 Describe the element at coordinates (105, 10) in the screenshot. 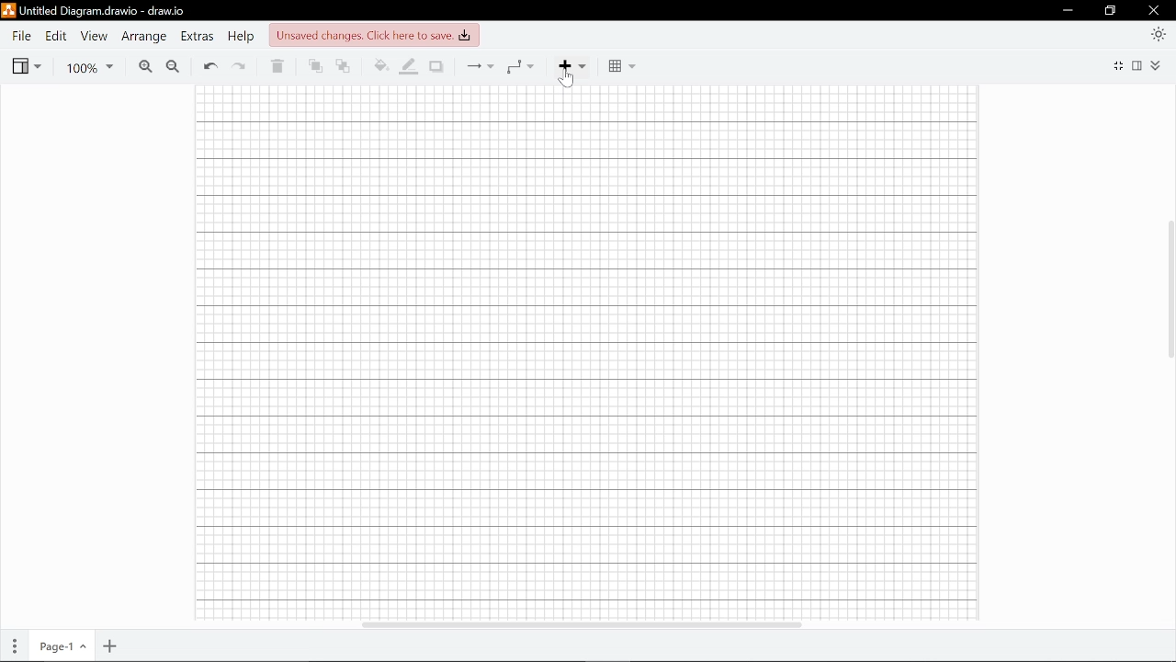

I see `untitled diagram.drawio-draw.io` at that location.